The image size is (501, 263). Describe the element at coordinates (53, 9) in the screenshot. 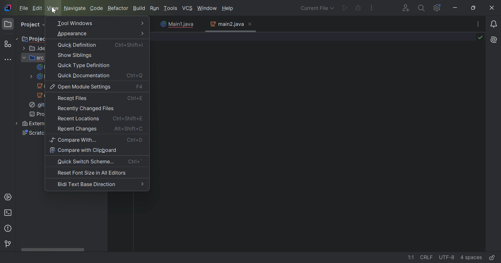

I see `View` at that location.